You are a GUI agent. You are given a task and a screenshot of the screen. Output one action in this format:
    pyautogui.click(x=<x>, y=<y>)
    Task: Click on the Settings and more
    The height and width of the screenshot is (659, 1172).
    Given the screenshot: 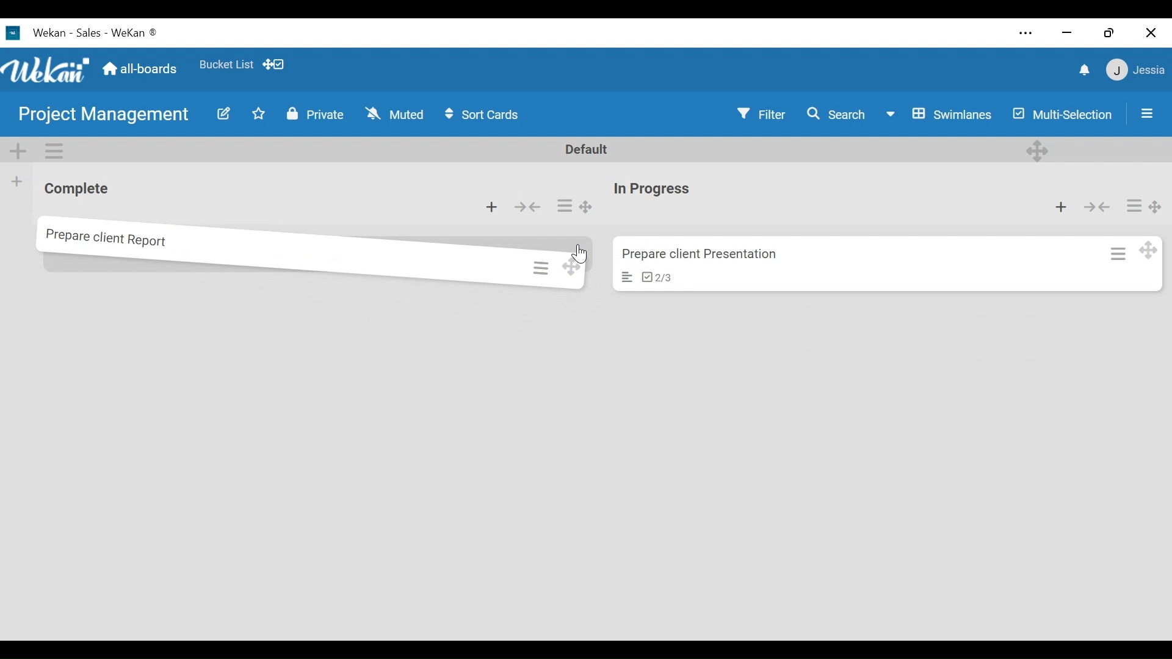 What is the action you would take?
    pyautogui.click(x=1021, y=32)
    